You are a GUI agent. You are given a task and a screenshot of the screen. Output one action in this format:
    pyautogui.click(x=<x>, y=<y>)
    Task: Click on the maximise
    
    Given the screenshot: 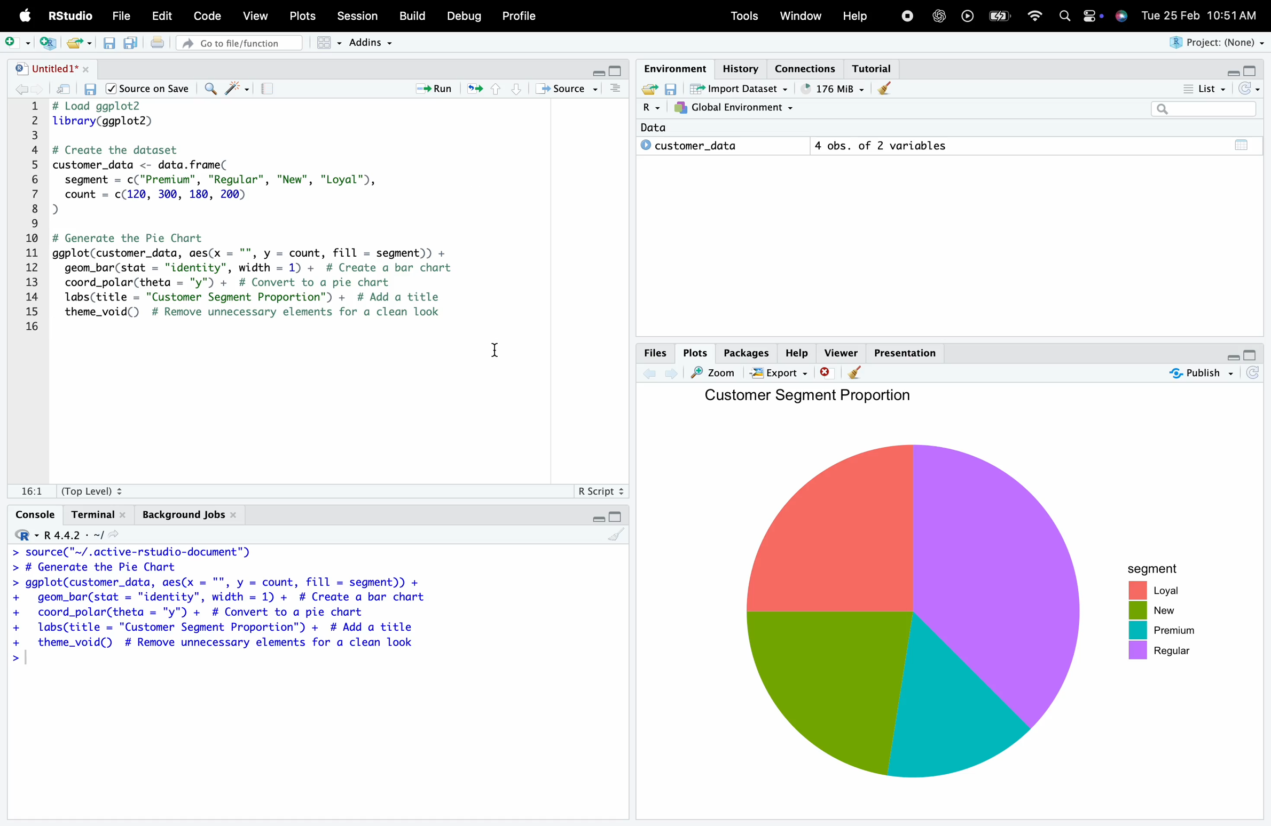 What is the action you would take?
    pyautogui.click(x=1252, y=72)
    